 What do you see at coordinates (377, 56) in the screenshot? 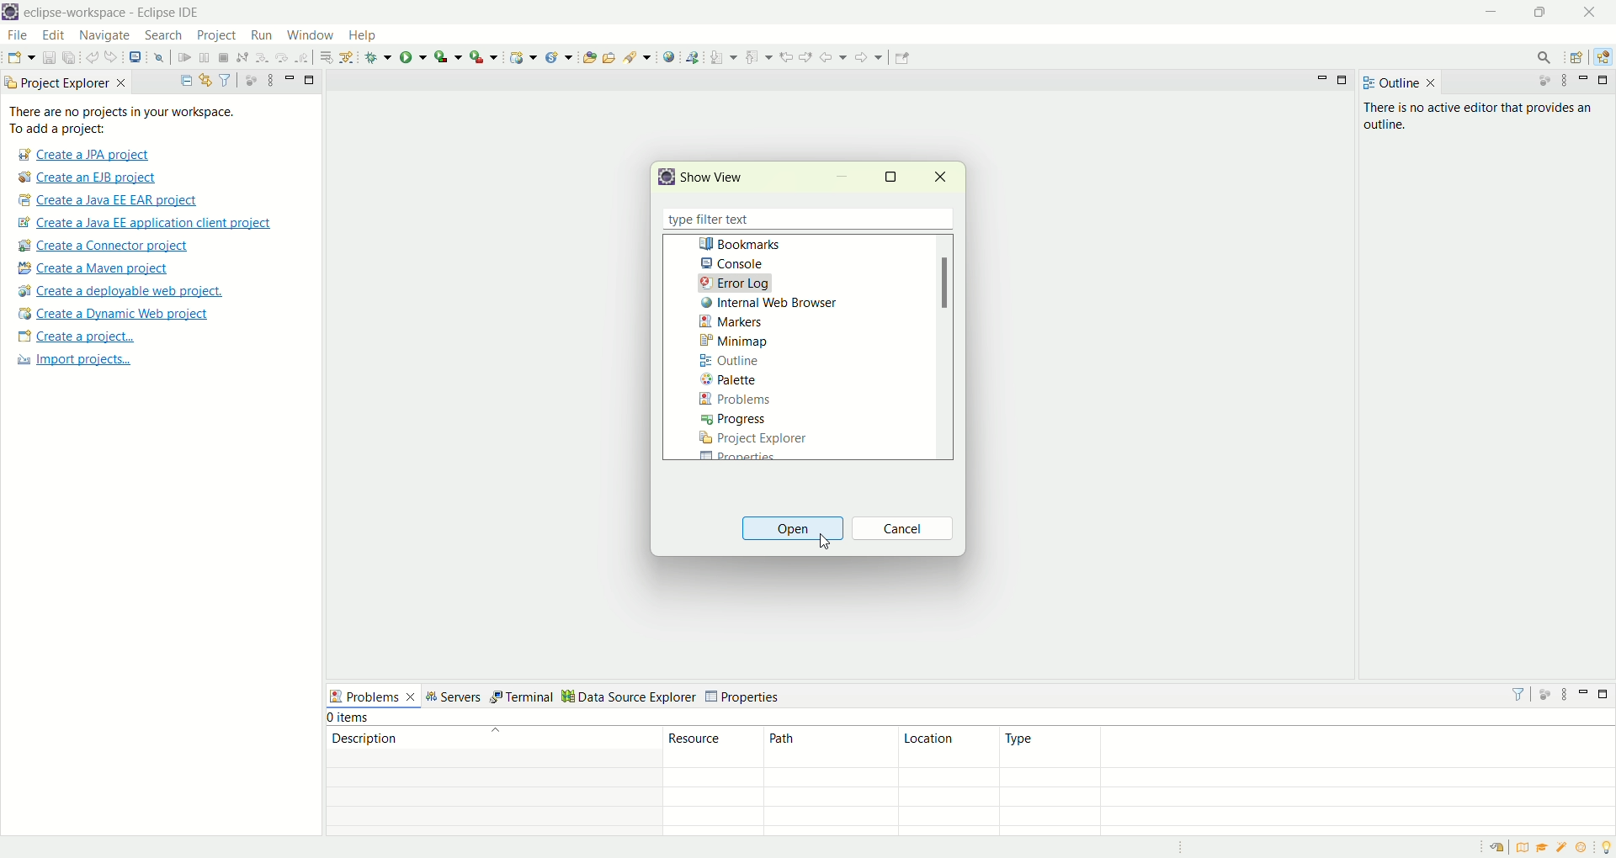
I see `debug` at bounding box center [377, 56].